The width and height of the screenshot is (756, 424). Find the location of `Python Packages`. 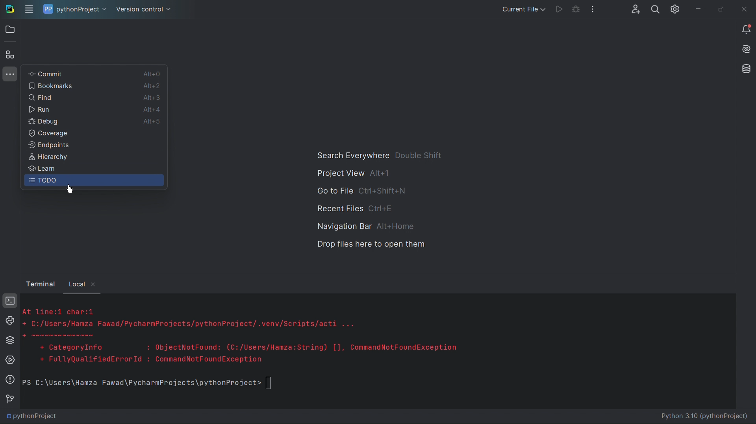

Python Packages is located at coordinates (10, 340).